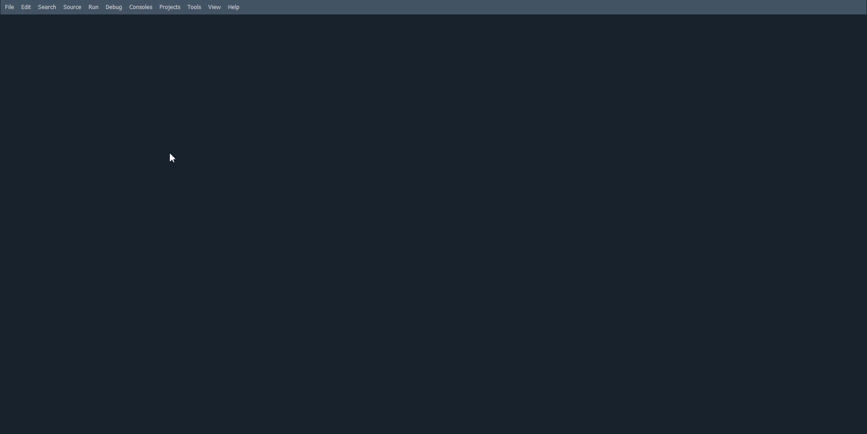 Image resolution: width=867 pixels, height=434 pixels. Describe the element at coordinates (140, 7) in the screenshot. I see `Consoles` at that location.